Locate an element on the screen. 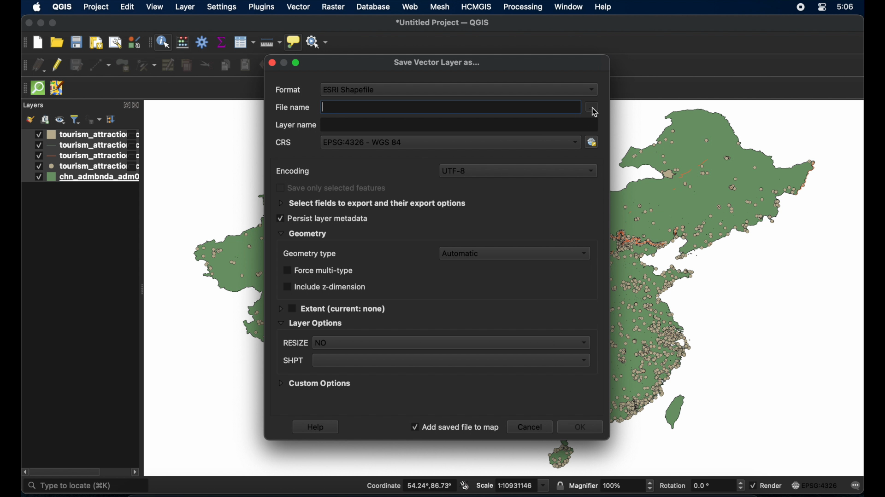  inactive buttons is located at coordinates (283, 62).